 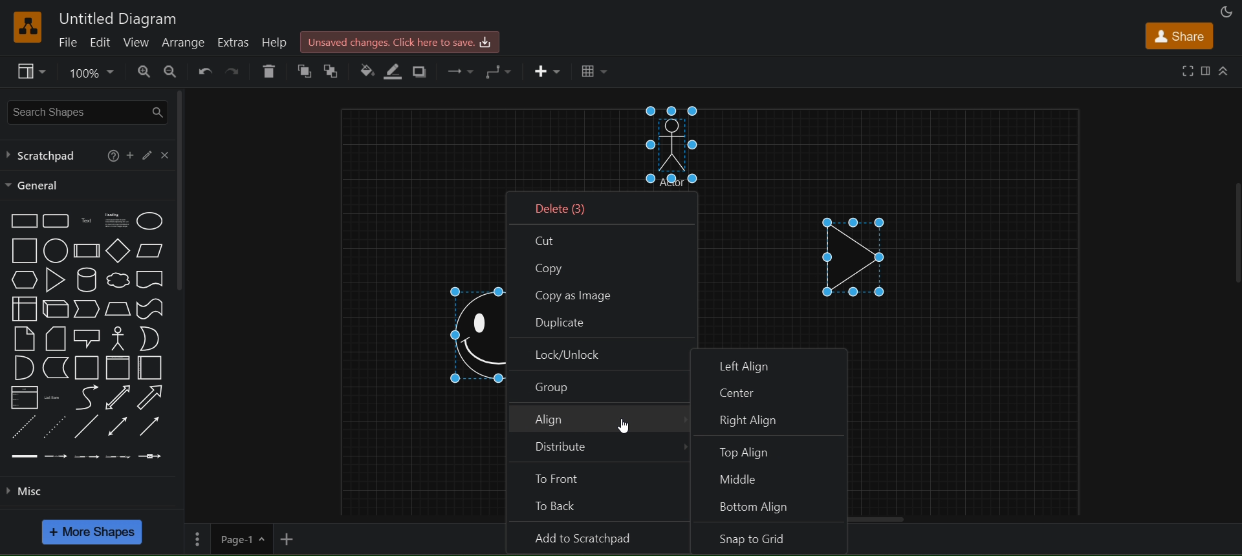 I want to click on share, so click(x=1181, y=36).